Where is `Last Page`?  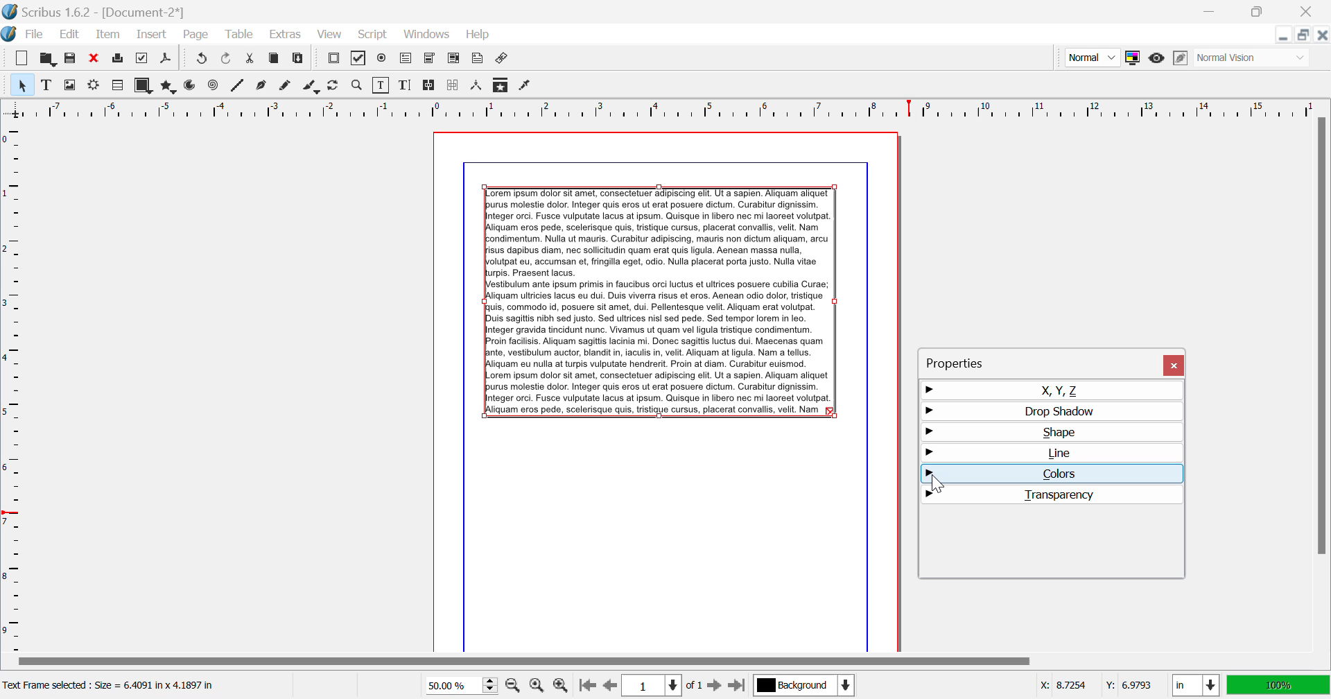
Last Page is located at coordinates (736, 686).